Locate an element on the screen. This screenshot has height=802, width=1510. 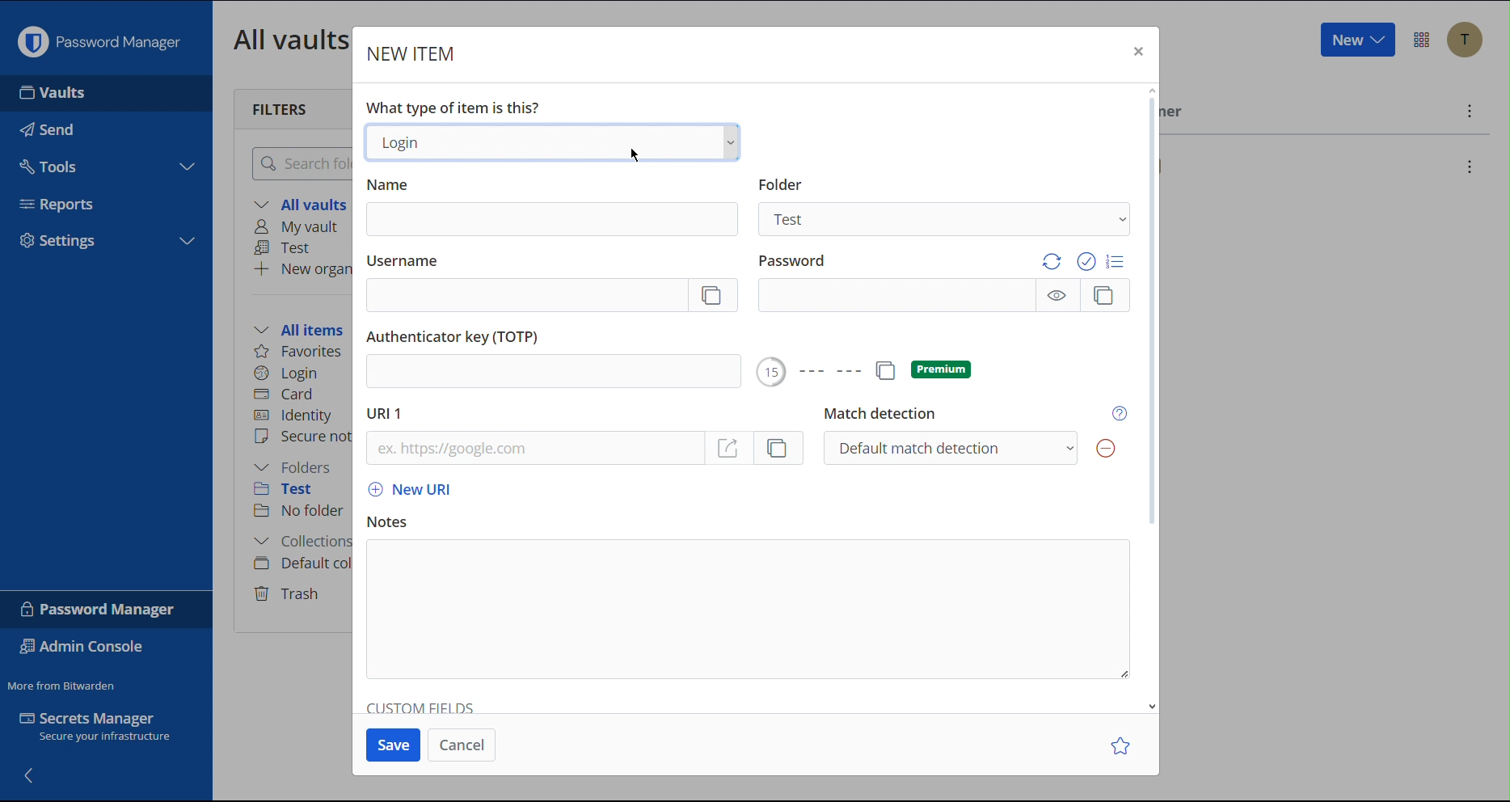
Tools is located at coordinates (109, 166).